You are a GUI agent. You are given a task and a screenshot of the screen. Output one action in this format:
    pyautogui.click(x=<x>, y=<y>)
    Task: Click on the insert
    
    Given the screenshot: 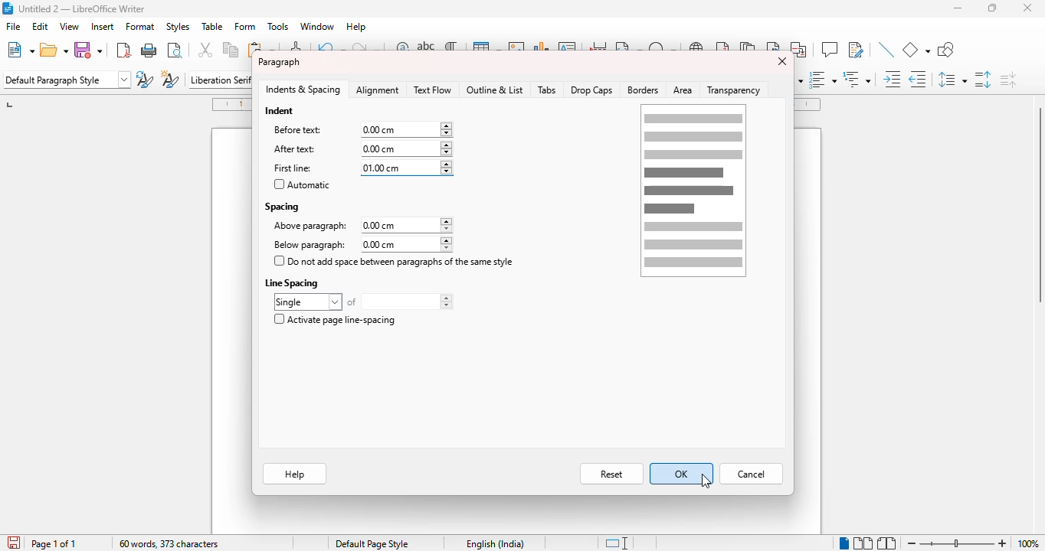 What is the action you would take?
    pyautogui.click(x=101, y=27)
    